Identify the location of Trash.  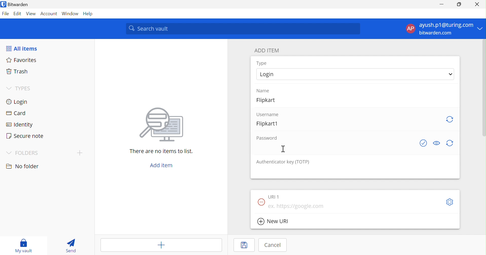
(16, 72).